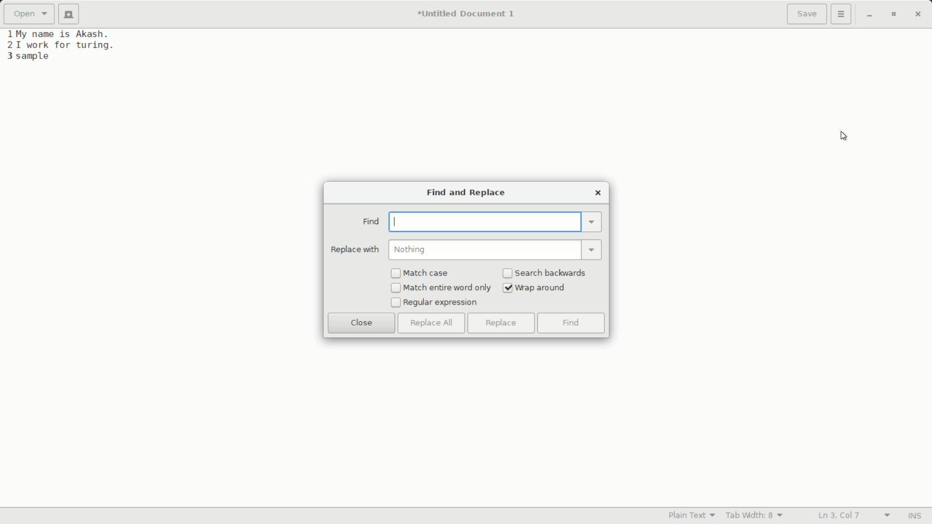  Describe the element at coordinates (552, 273) in the screenshot. I see `search backwards` at that location.